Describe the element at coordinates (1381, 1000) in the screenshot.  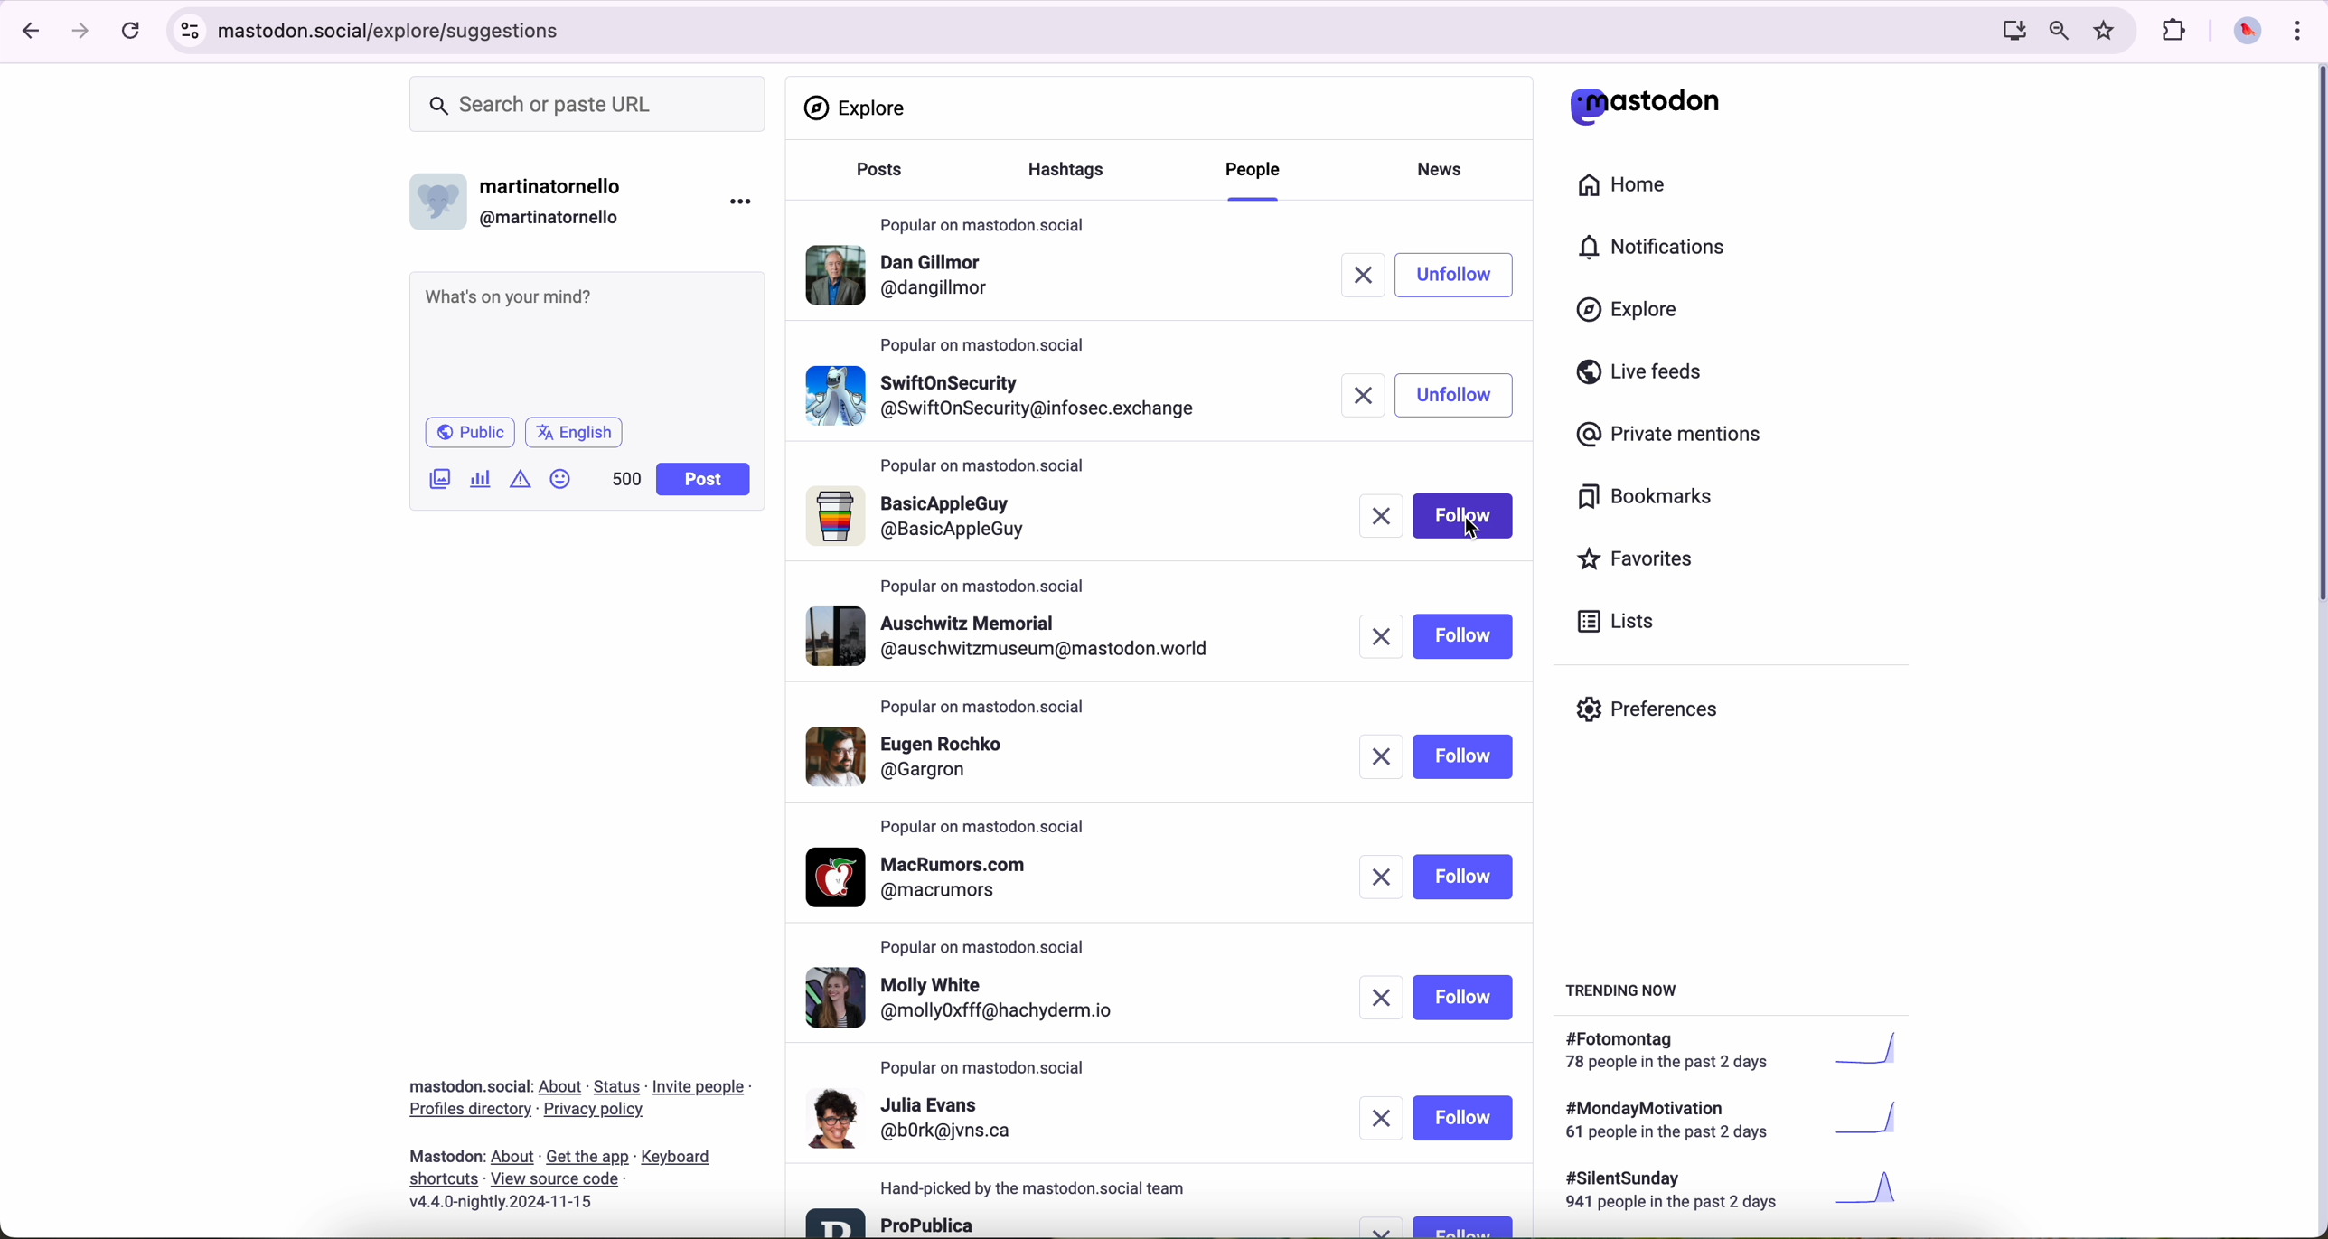
I see `remove` at that location.